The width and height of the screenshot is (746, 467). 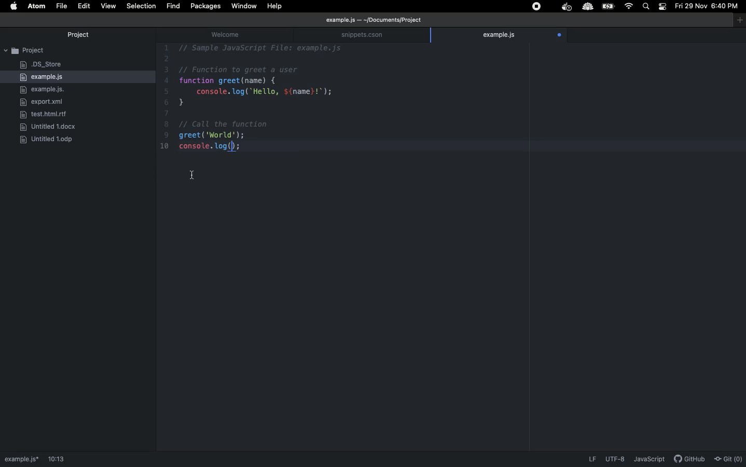 I want to click on Project, so click(x=78, y=35).